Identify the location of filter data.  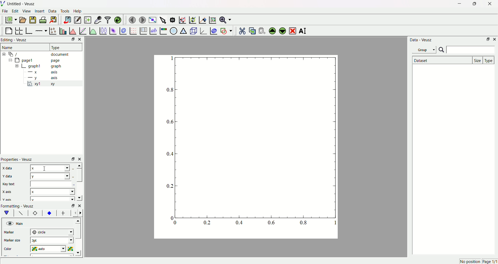
(107, 19).